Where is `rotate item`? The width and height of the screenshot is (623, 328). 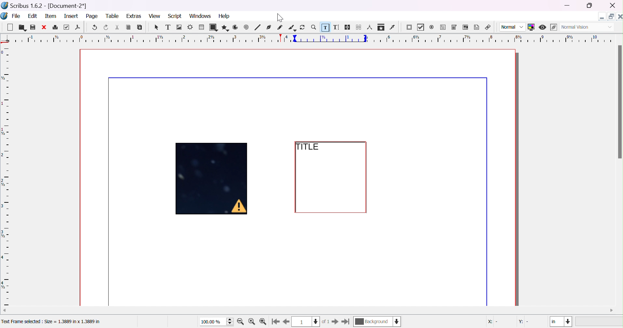 rotate item is located at coordinates (303, 27).